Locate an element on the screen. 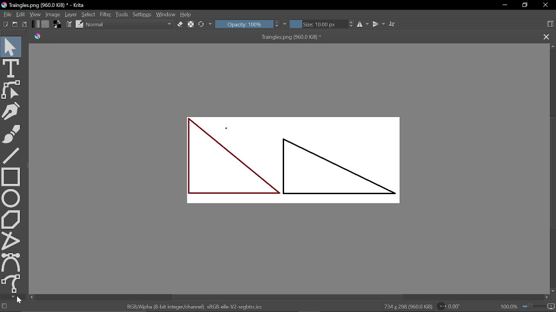 The width and height of the screenshot is (556, 312). Move down in tools is located at coordinates (14, 297).